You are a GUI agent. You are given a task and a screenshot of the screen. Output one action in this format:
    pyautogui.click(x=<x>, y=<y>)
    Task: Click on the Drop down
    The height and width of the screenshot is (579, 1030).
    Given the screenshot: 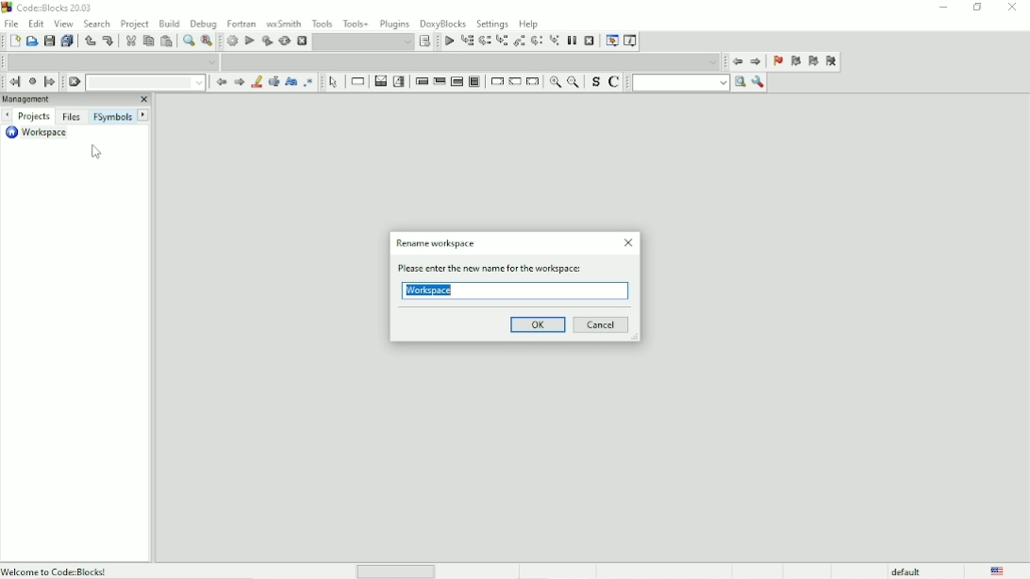 What is the action you would take?
    pyautogui.click(x=148, y=83)
    